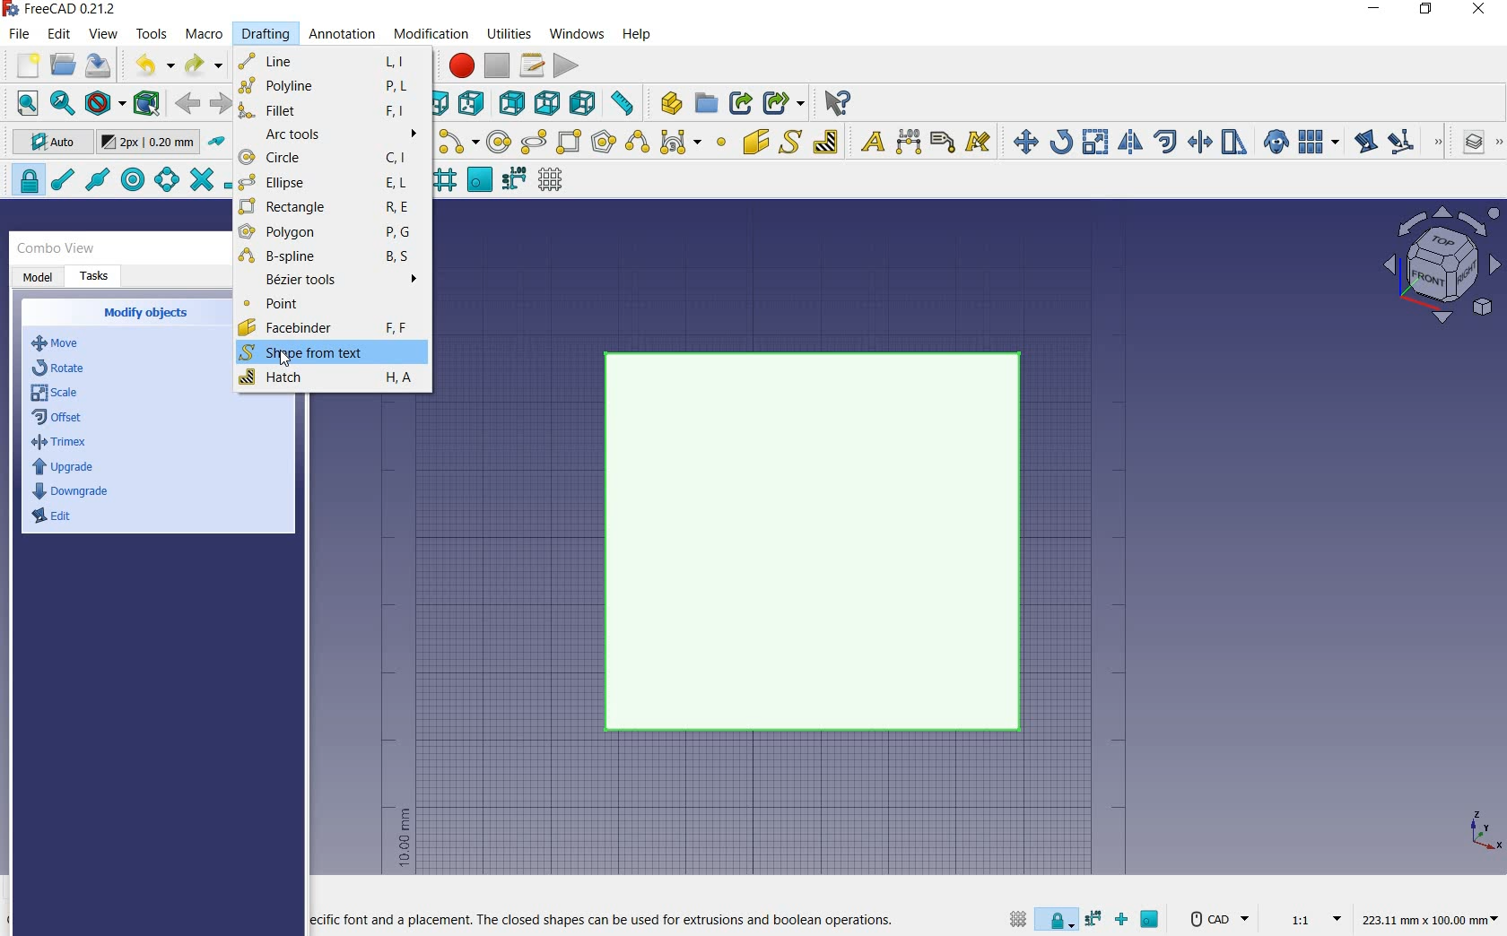 This screenshot has height=936, width=1507. Describe the element at coordinates (47, 144) in the screenshot. I see `current working plane: auto` at that location.